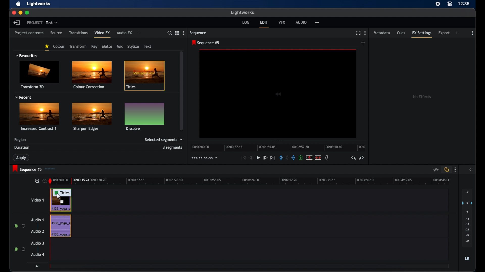 Image resolution: width=485 pixels, height=272 pixels. I want to click on jump to end, so click(272, 157).